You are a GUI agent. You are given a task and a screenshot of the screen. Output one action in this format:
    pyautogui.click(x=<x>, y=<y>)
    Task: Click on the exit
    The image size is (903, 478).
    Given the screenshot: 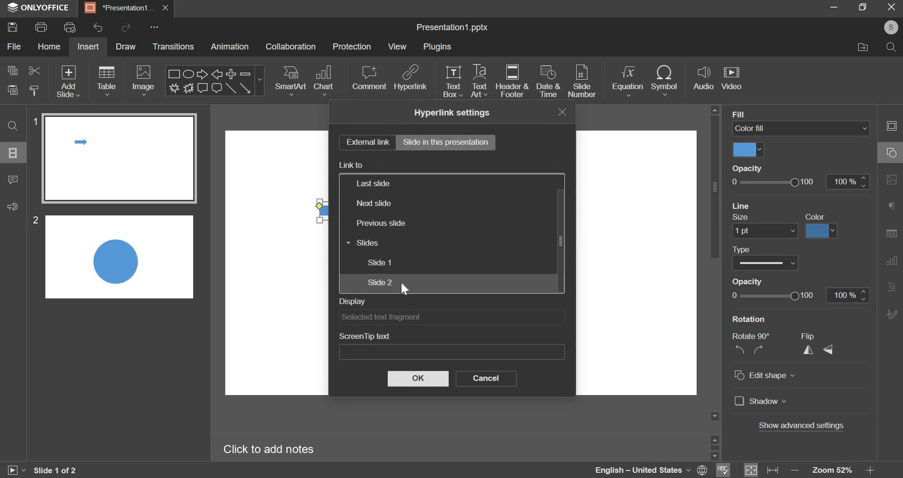 What is the action you would take?
    pyautogui.click(x=892, y=7)
    